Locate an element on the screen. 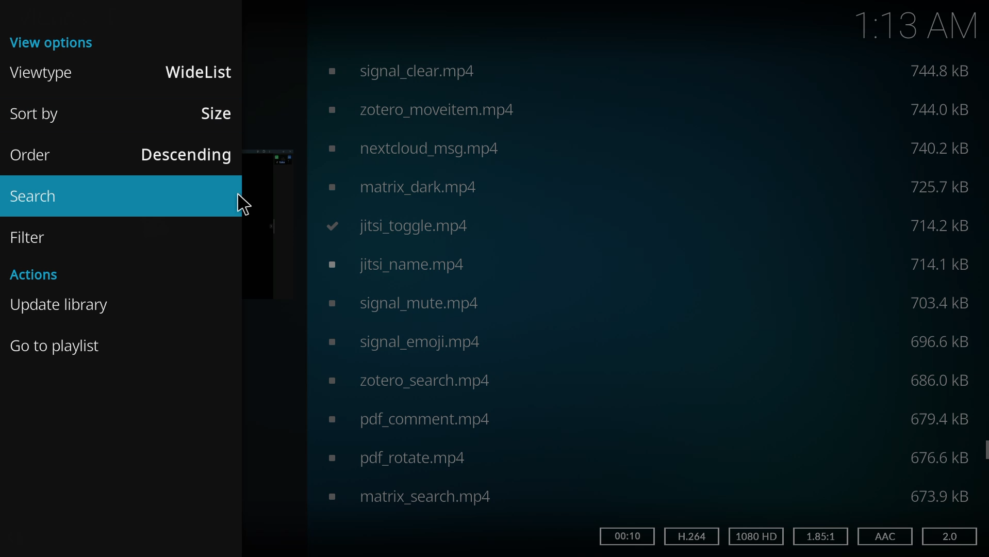 The height and width of the screenshot is (557, 989). update library is located at coordinates (60, 308).